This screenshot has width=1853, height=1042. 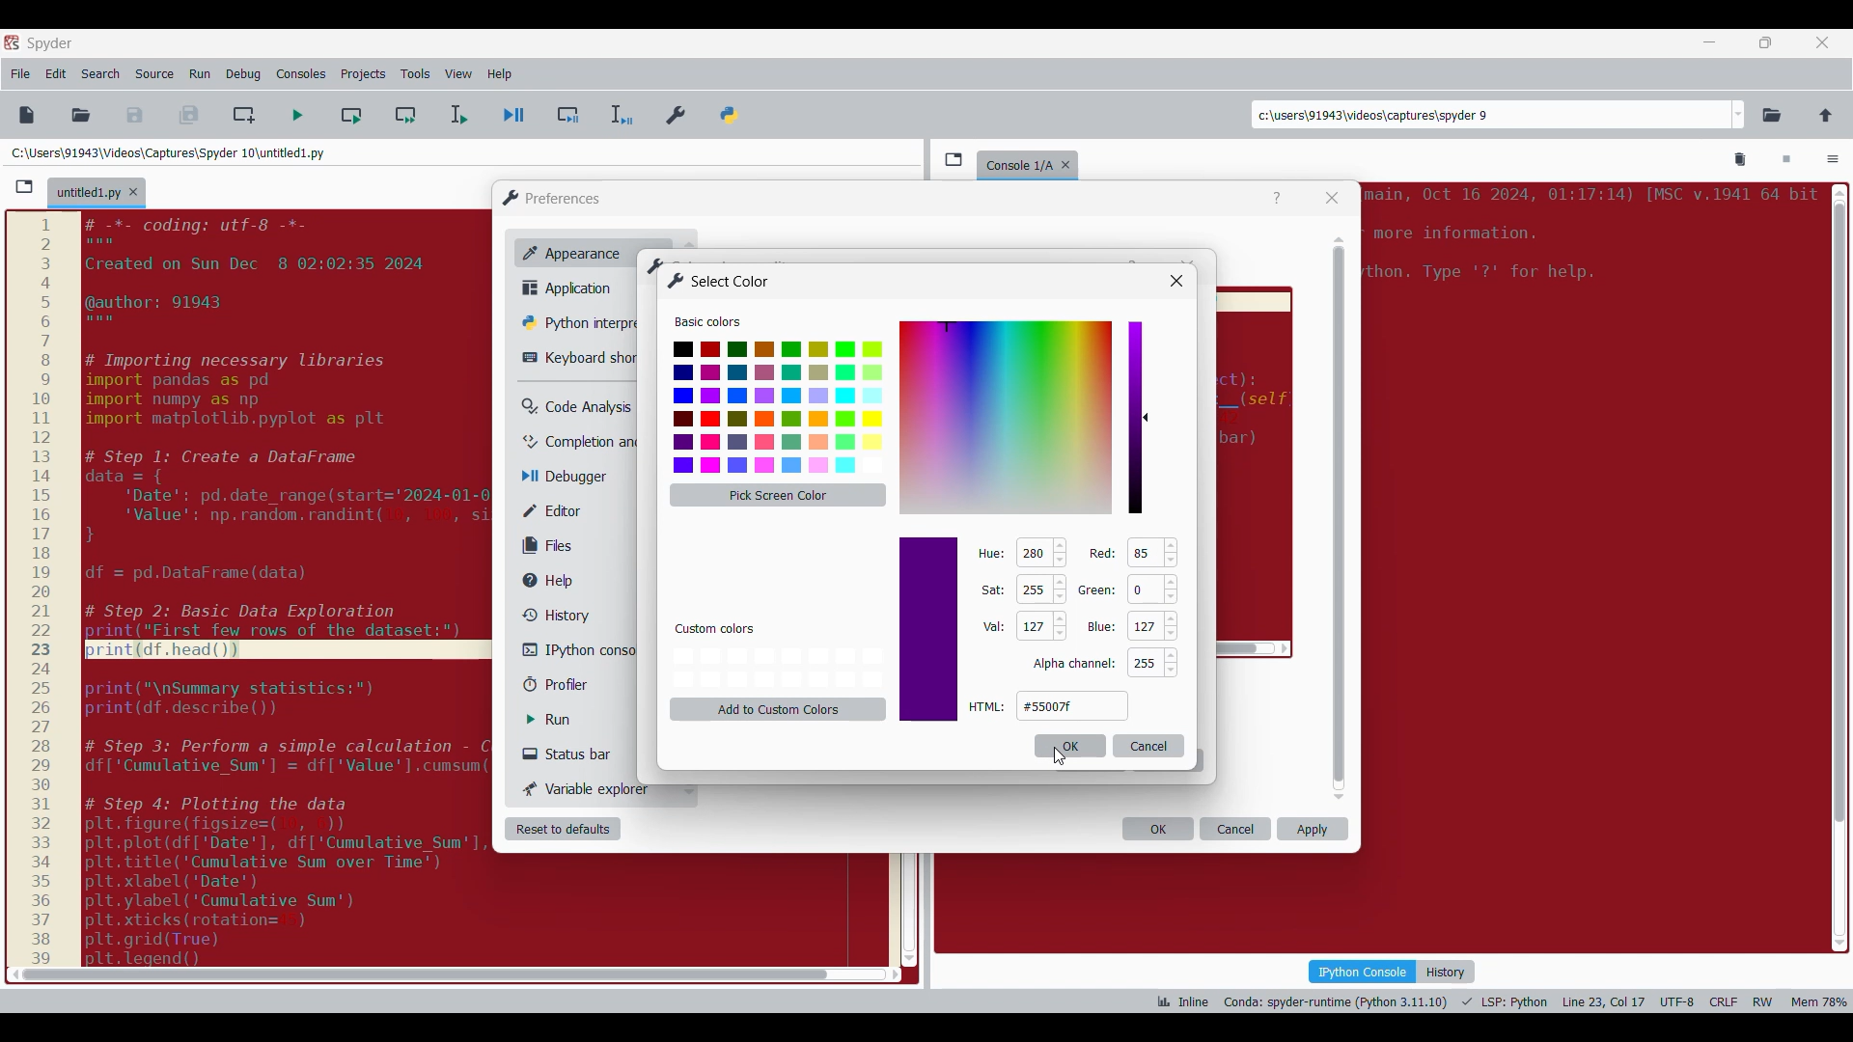 I want to click on Profiler, so click(x=573, y=685).